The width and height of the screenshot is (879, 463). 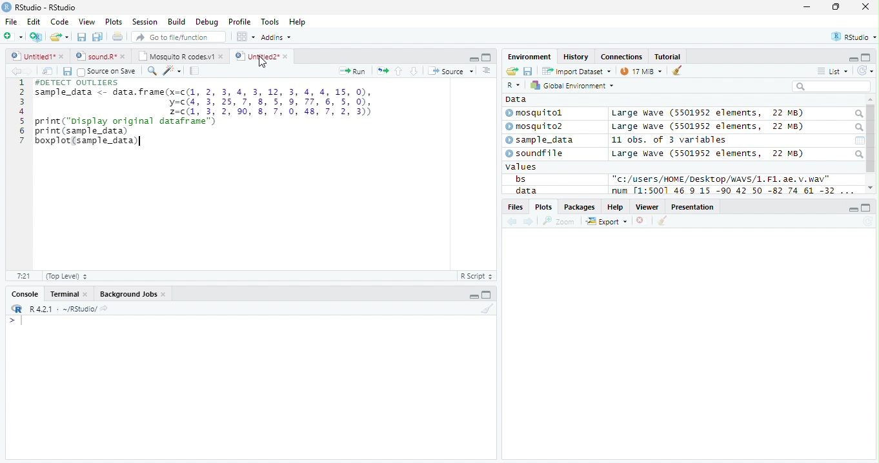 What do you see at coordinates (66, 277) in the screenshot?
I see `(Top Level)` at bounding box center [66, 277].